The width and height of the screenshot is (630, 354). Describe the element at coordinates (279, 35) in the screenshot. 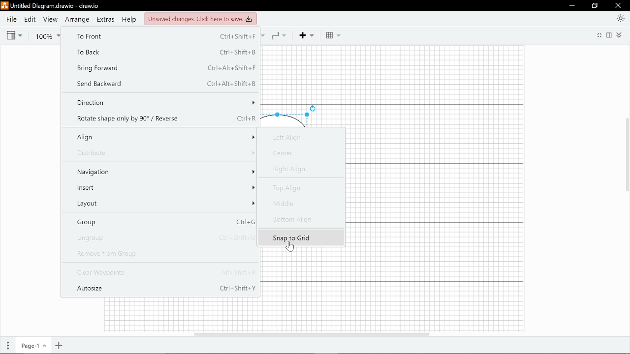

I see `Waypoints` at that location.